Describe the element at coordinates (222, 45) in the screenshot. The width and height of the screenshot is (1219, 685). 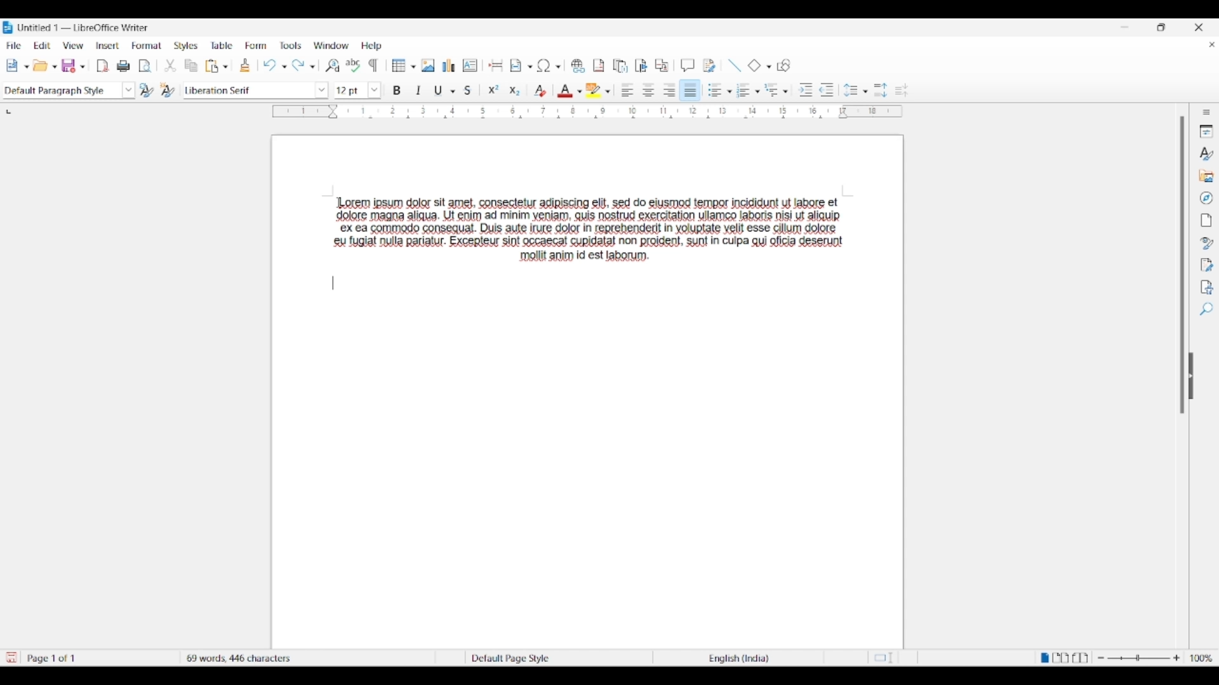
I see `Table` at that location.